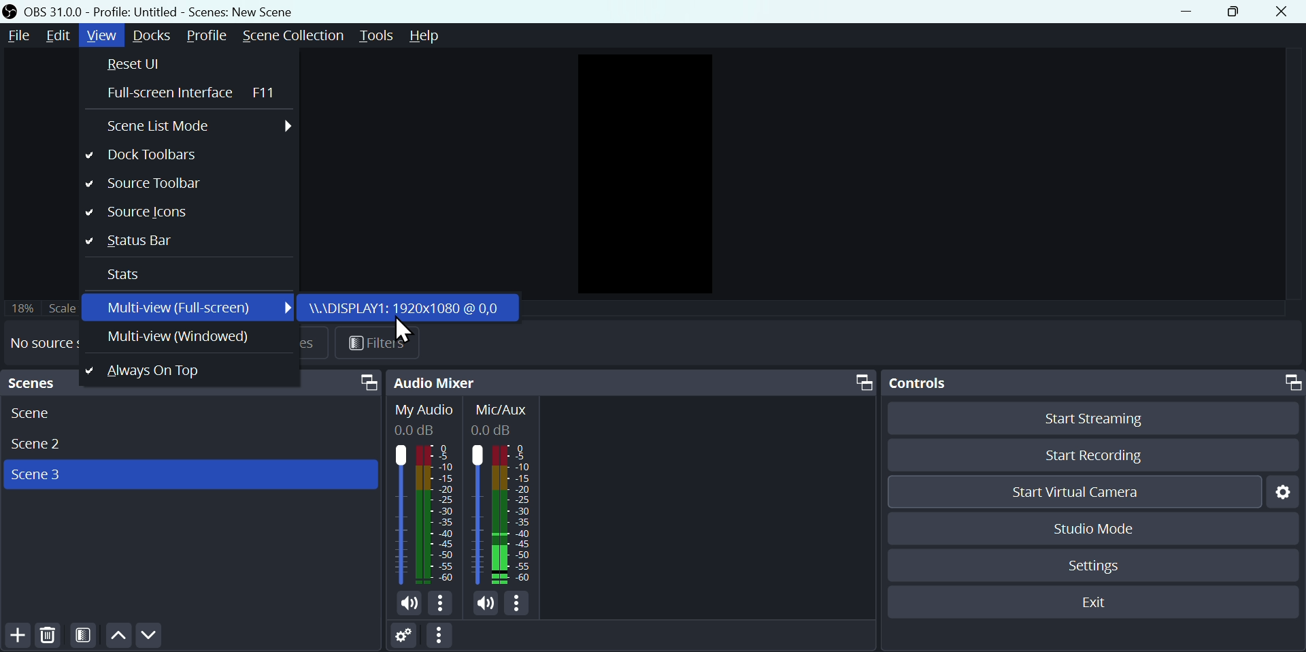 This screenshot has height=652, width=1306. I want to click on Screen list mode, so click(190, 126).